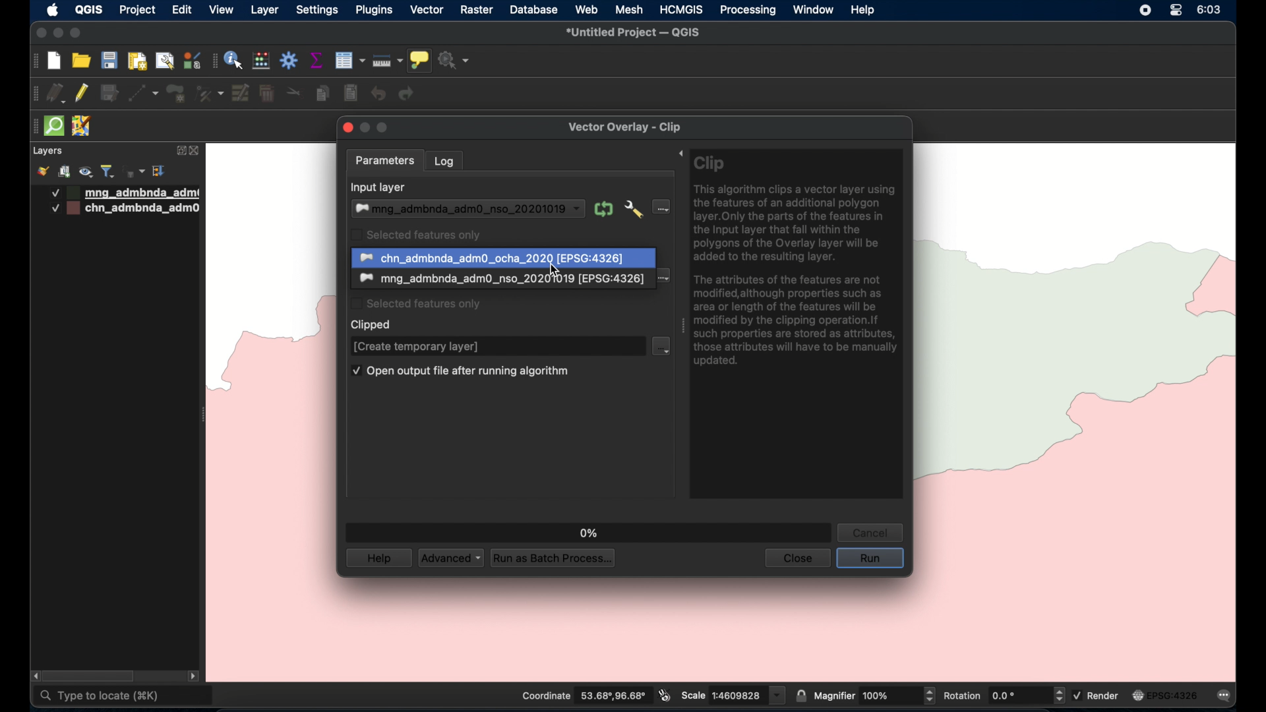 The width and height of the screenshot is (1266, 712). Describe the element at coordinates (796, 559) in the screenshot. I see `close` at that location.